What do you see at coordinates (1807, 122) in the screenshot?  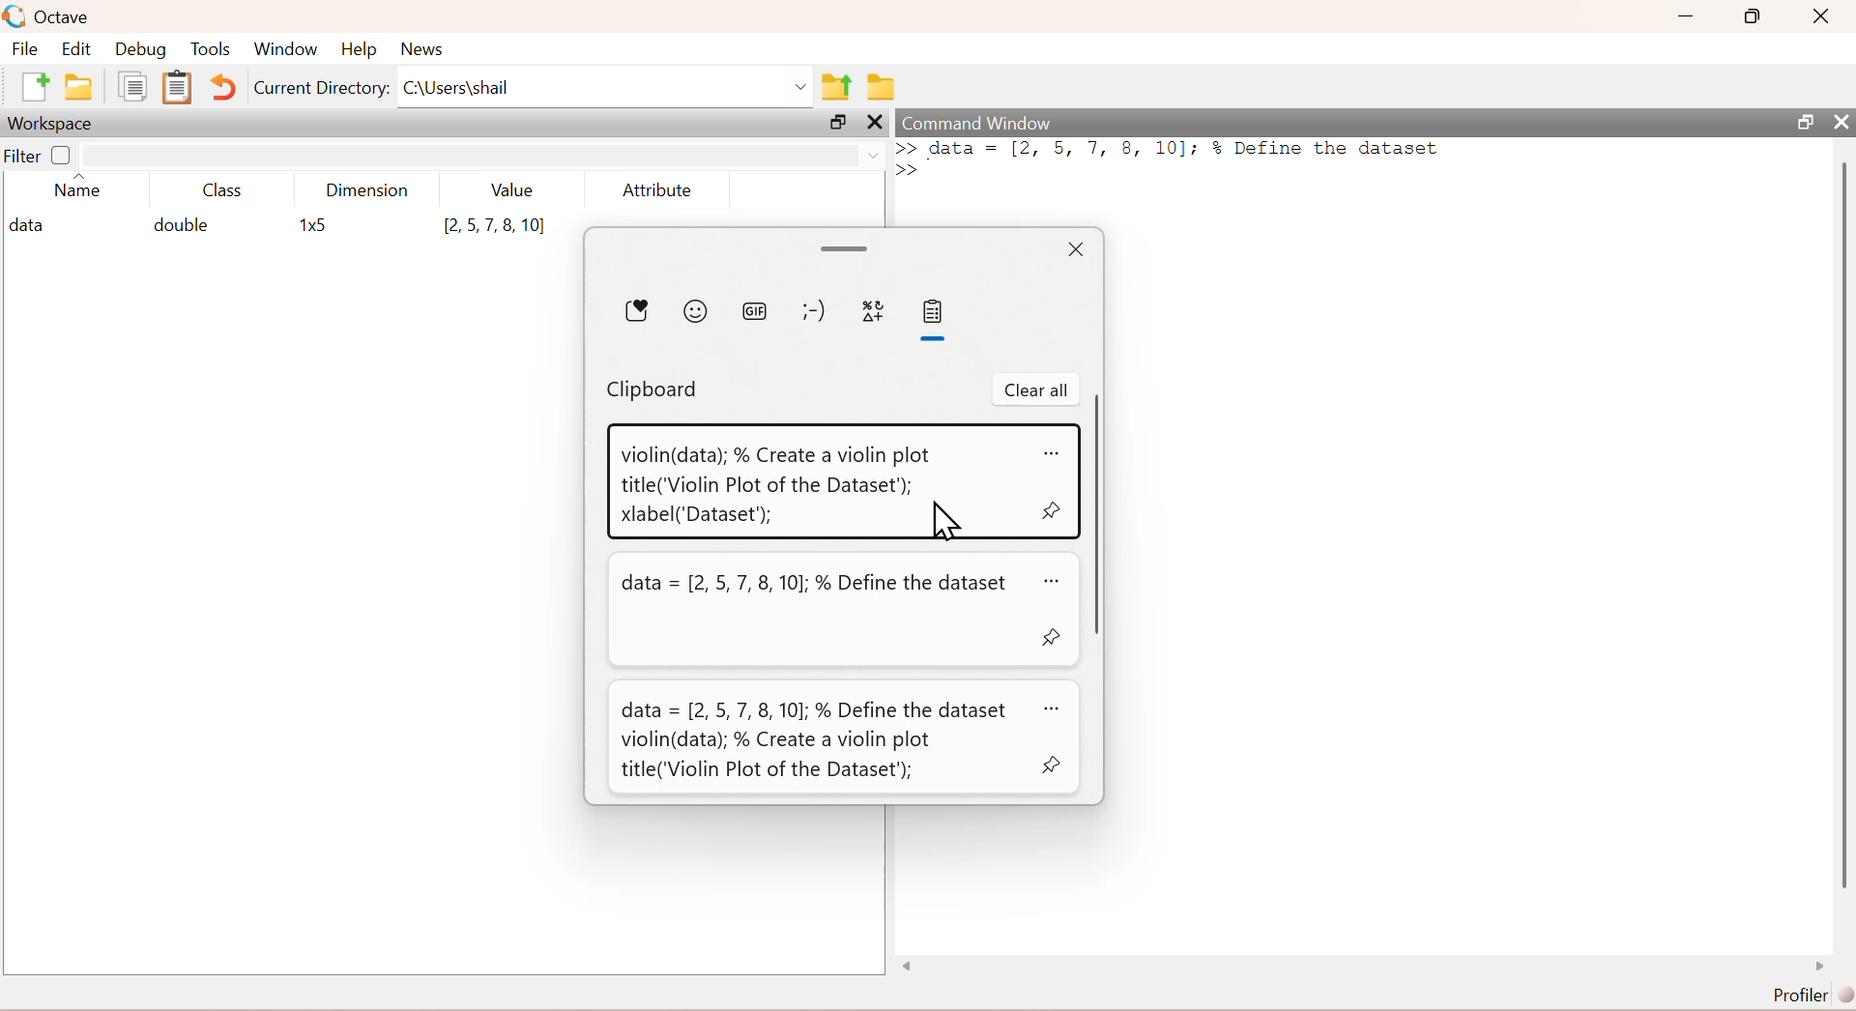 I see `open in separate window` at bounding box center [1807, 122].